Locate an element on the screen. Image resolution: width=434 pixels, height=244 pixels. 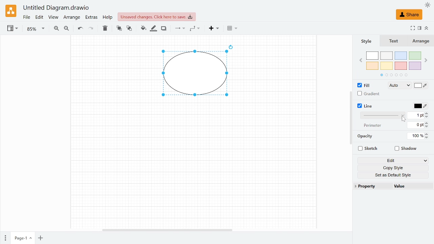
Table is located at coordinates (232, 29).